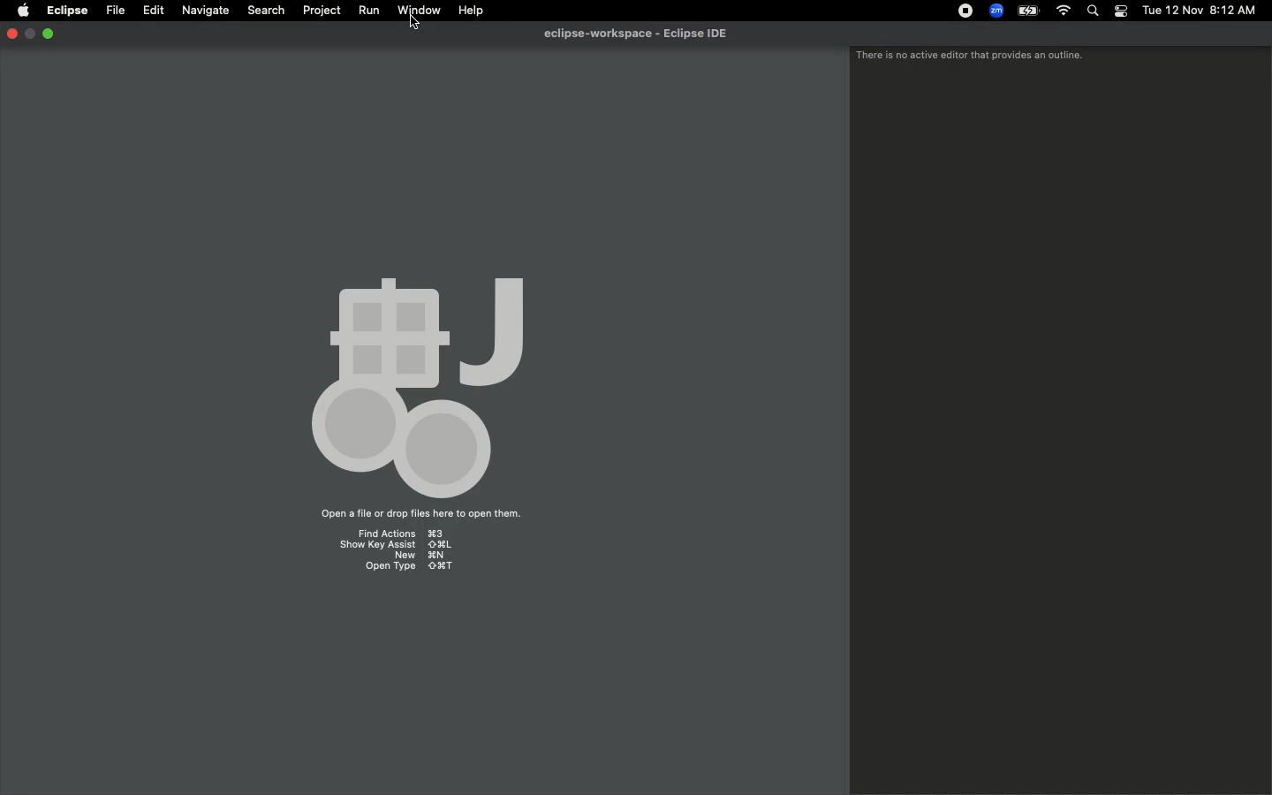  Describe the element at coordinates (49, 34) in the screenshot. I see `Maximize` at that location.